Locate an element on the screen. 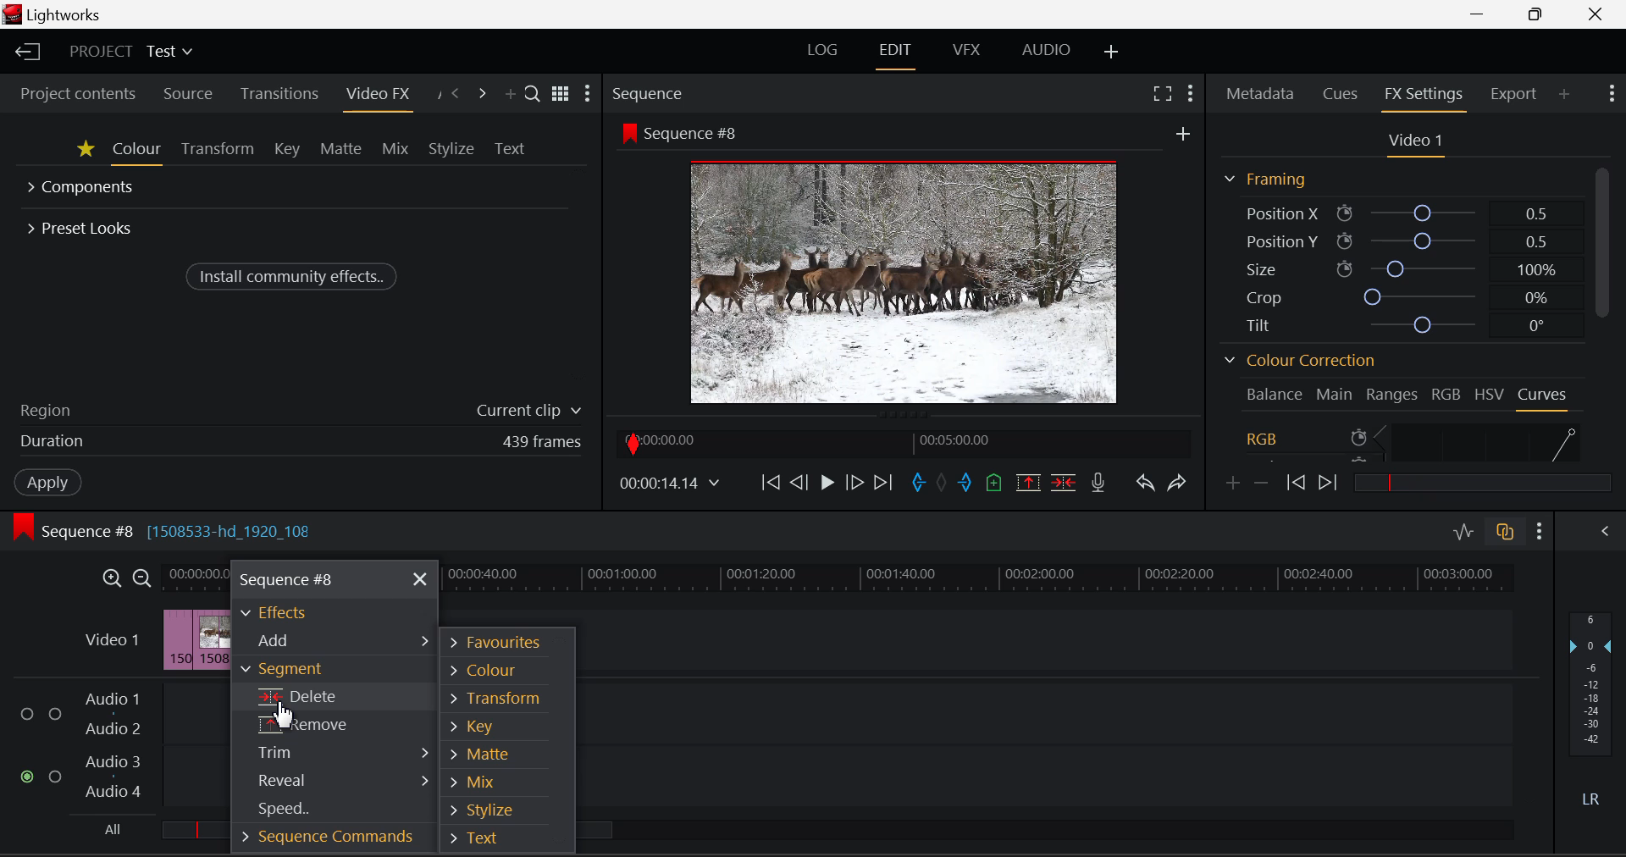  Text is located at coordinates (512, 147).